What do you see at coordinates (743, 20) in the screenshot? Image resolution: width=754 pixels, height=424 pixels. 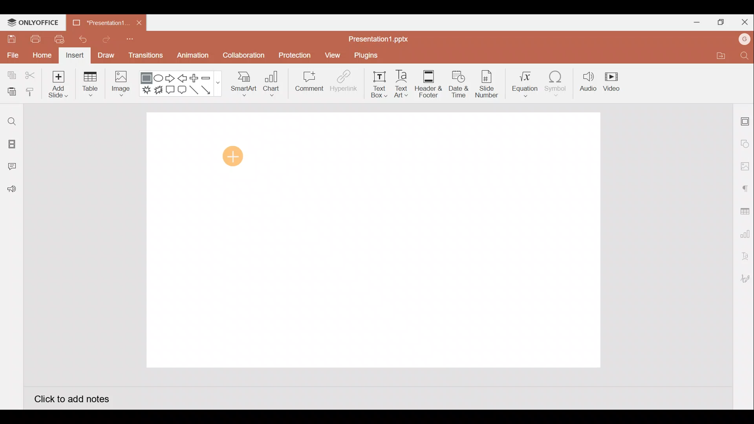 I see `Close` at bounding box center [743, 20].